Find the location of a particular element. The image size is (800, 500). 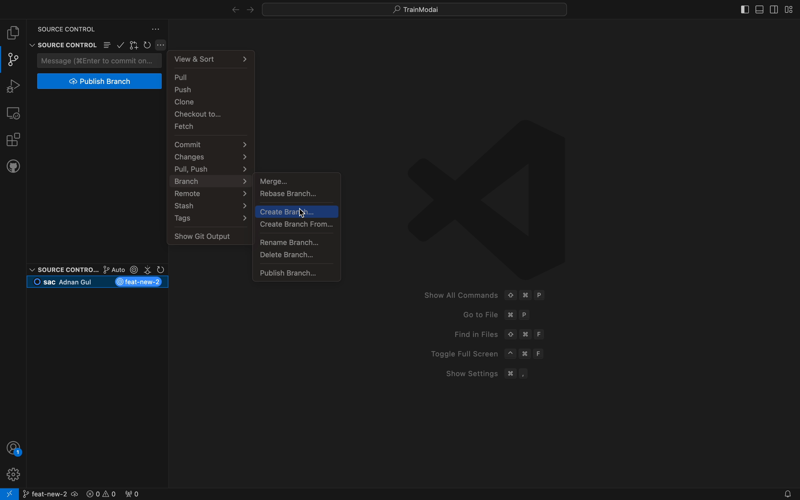

create a branch is located at coordinates (297, 212).